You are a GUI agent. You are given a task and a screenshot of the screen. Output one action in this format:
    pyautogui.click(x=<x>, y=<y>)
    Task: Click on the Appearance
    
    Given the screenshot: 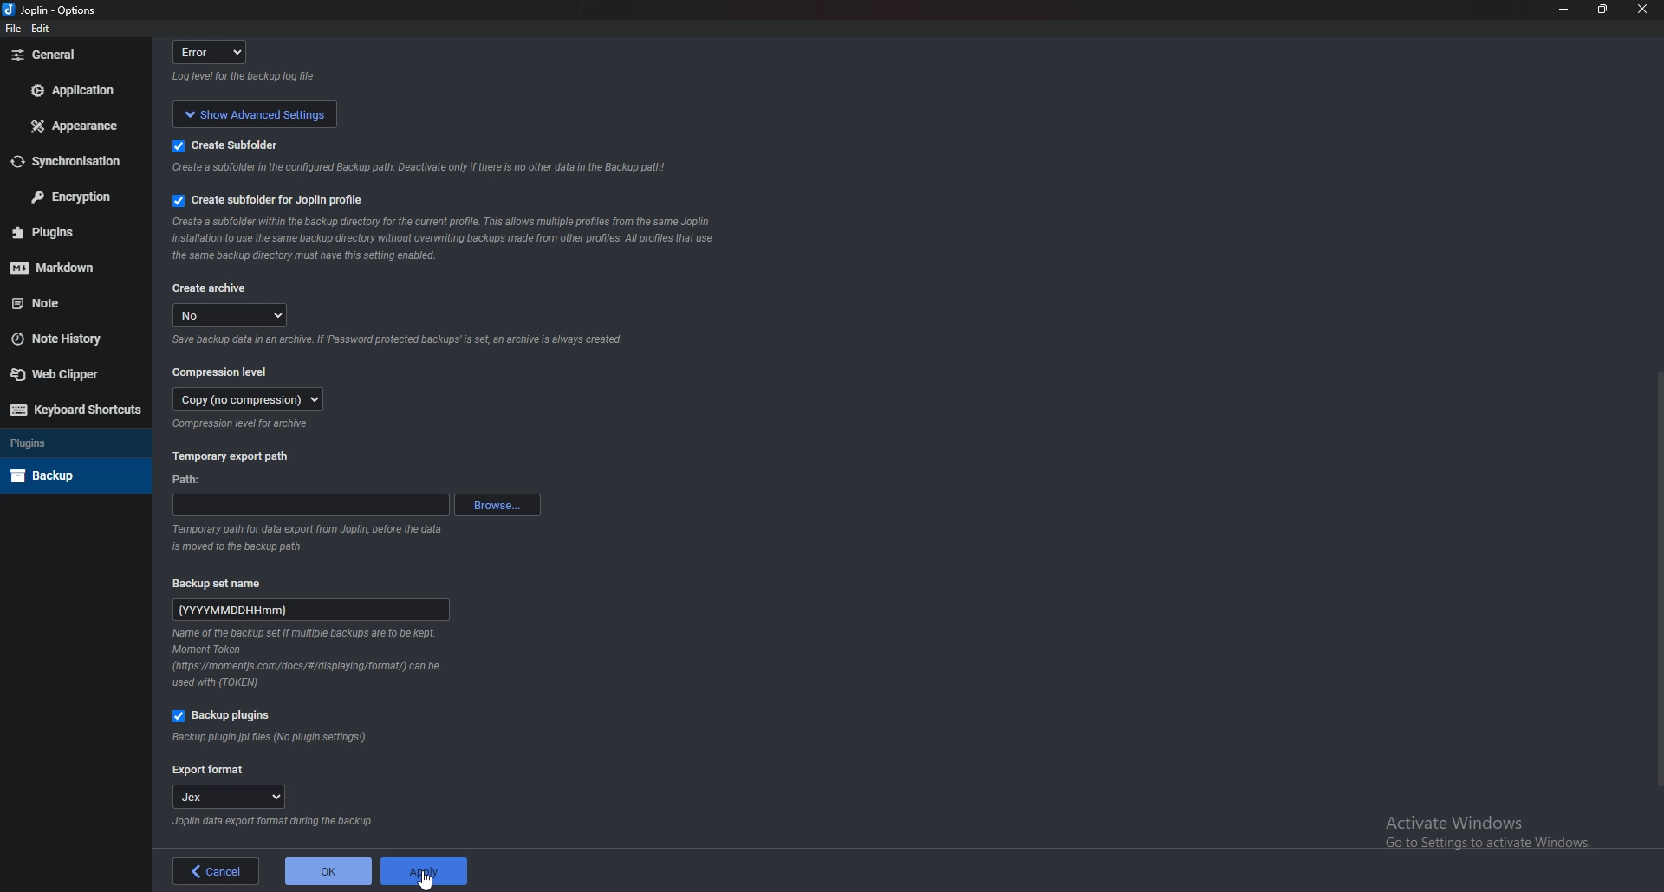 What is the action you would take?
    pyautogui.click(x=79, y=125)
    